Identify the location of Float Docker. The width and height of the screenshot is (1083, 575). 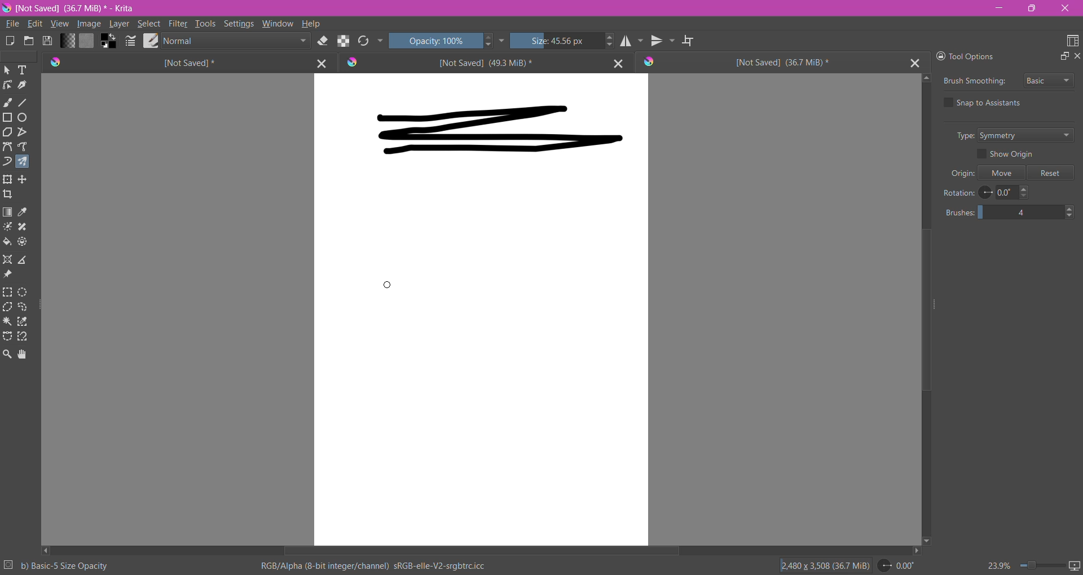
(1063, 56).